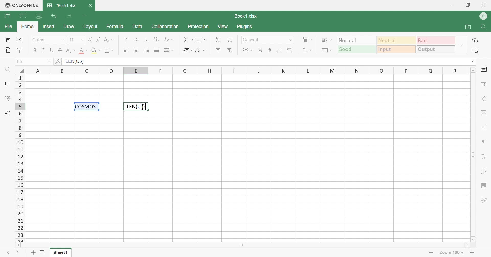 The image size is (491, 257). Describe the element at coordinates (21, 5) in the screenshot. I see `ONLYOFFICE` at that location.